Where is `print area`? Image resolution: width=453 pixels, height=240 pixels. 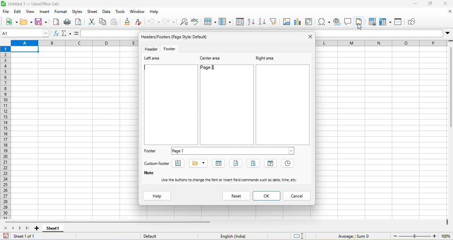
print area is located at coordinates (372, 22).